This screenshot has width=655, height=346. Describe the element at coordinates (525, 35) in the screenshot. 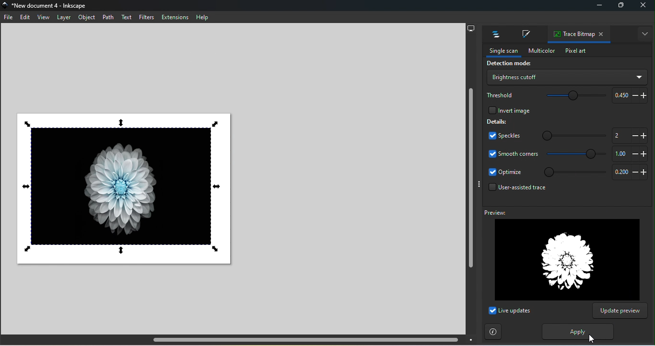

I see `Fill and stroke` at that location.